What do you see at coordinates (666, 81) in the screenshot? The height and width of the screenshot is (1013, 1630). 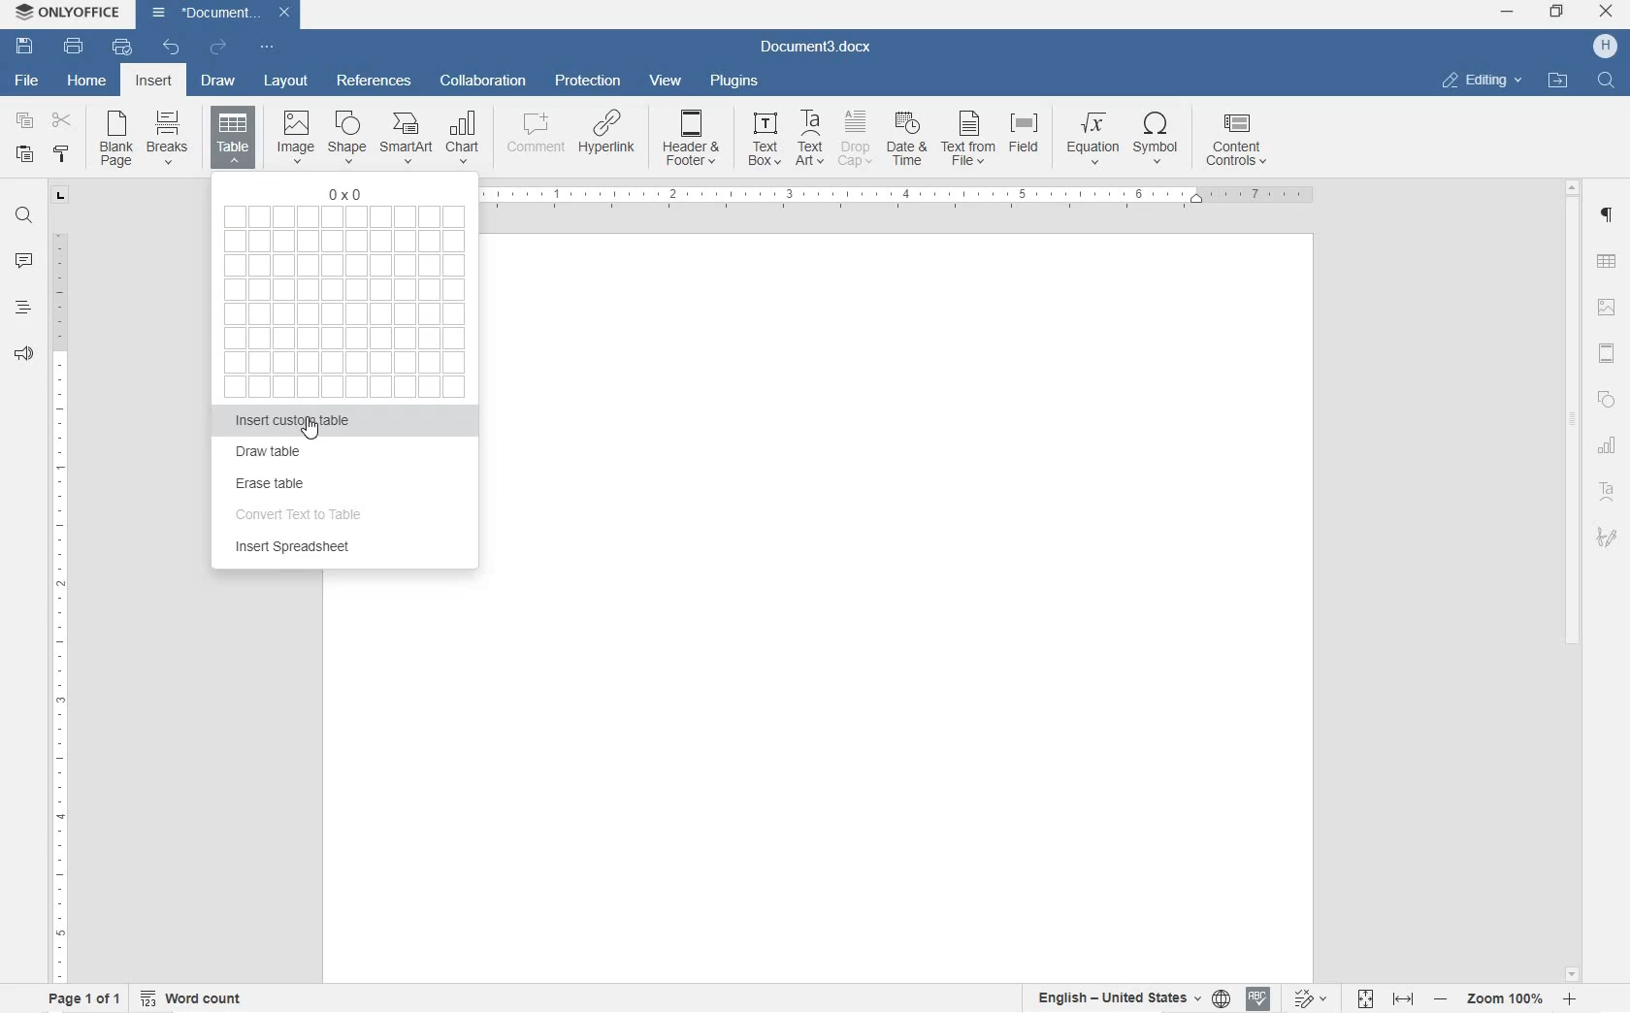 I see `VIEW` at bounding box center [666, 81].